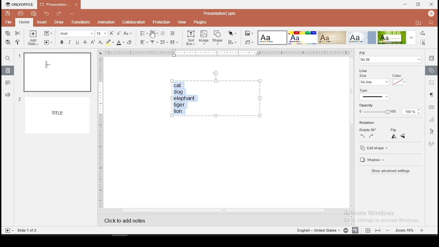 Image resolution: width=439 pixels, height=247 pixels. Describe the element at coordinates (362, 137) in the screenshot. I see `left` at that location.